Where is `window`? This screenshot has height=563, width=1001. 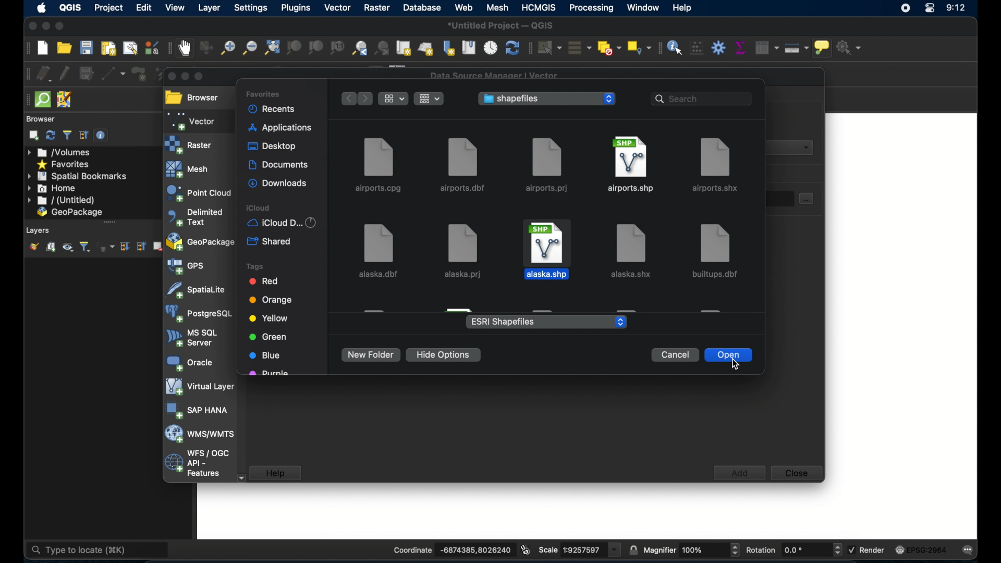 window is located at coordinates (643, 9).